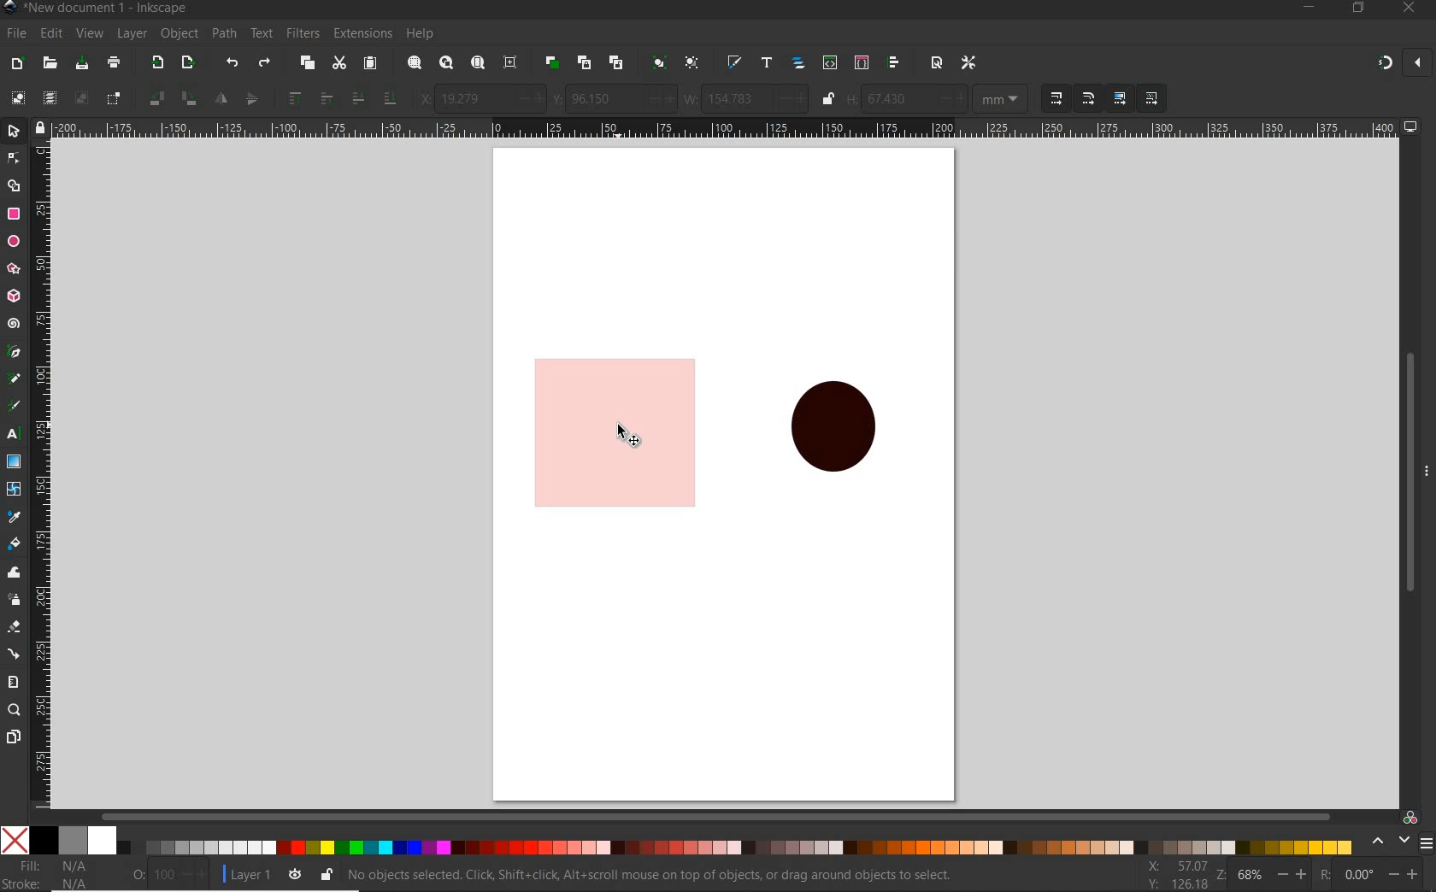  I want to click on node tool, so click(12, 156).